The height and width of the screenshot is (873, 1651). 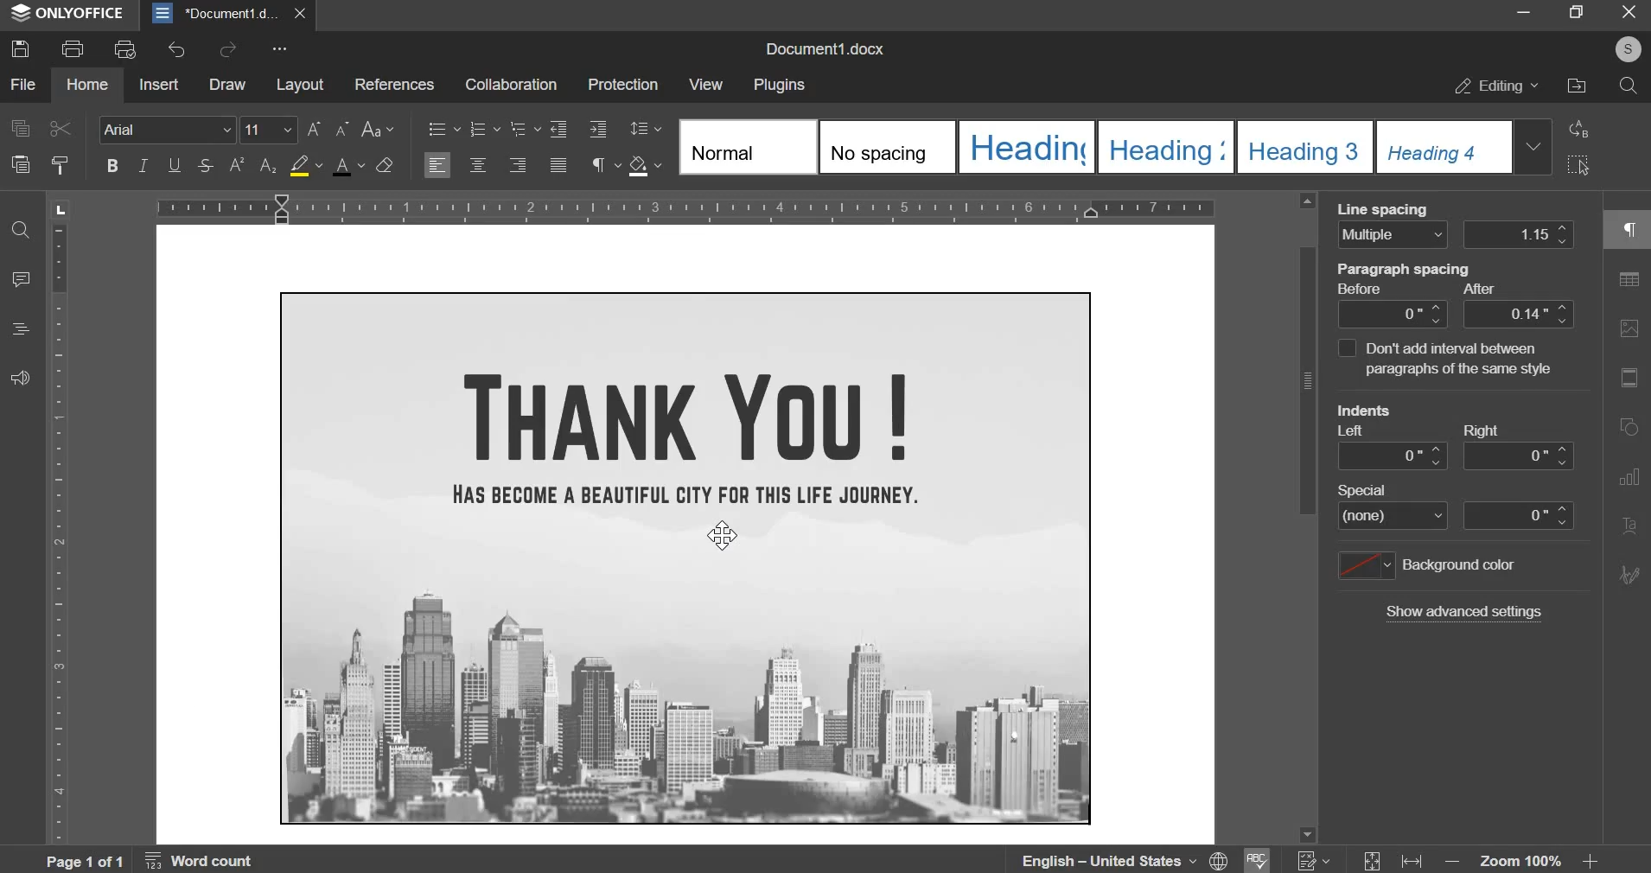 What do you see at coordinates (393, 84) in the screenshot?
I see `references` at bounding box center [393, 84].